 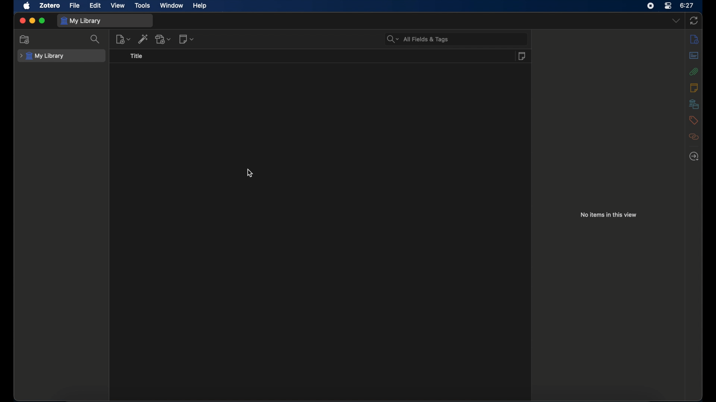 I want to click on maximize, so click(x=42, y=21).